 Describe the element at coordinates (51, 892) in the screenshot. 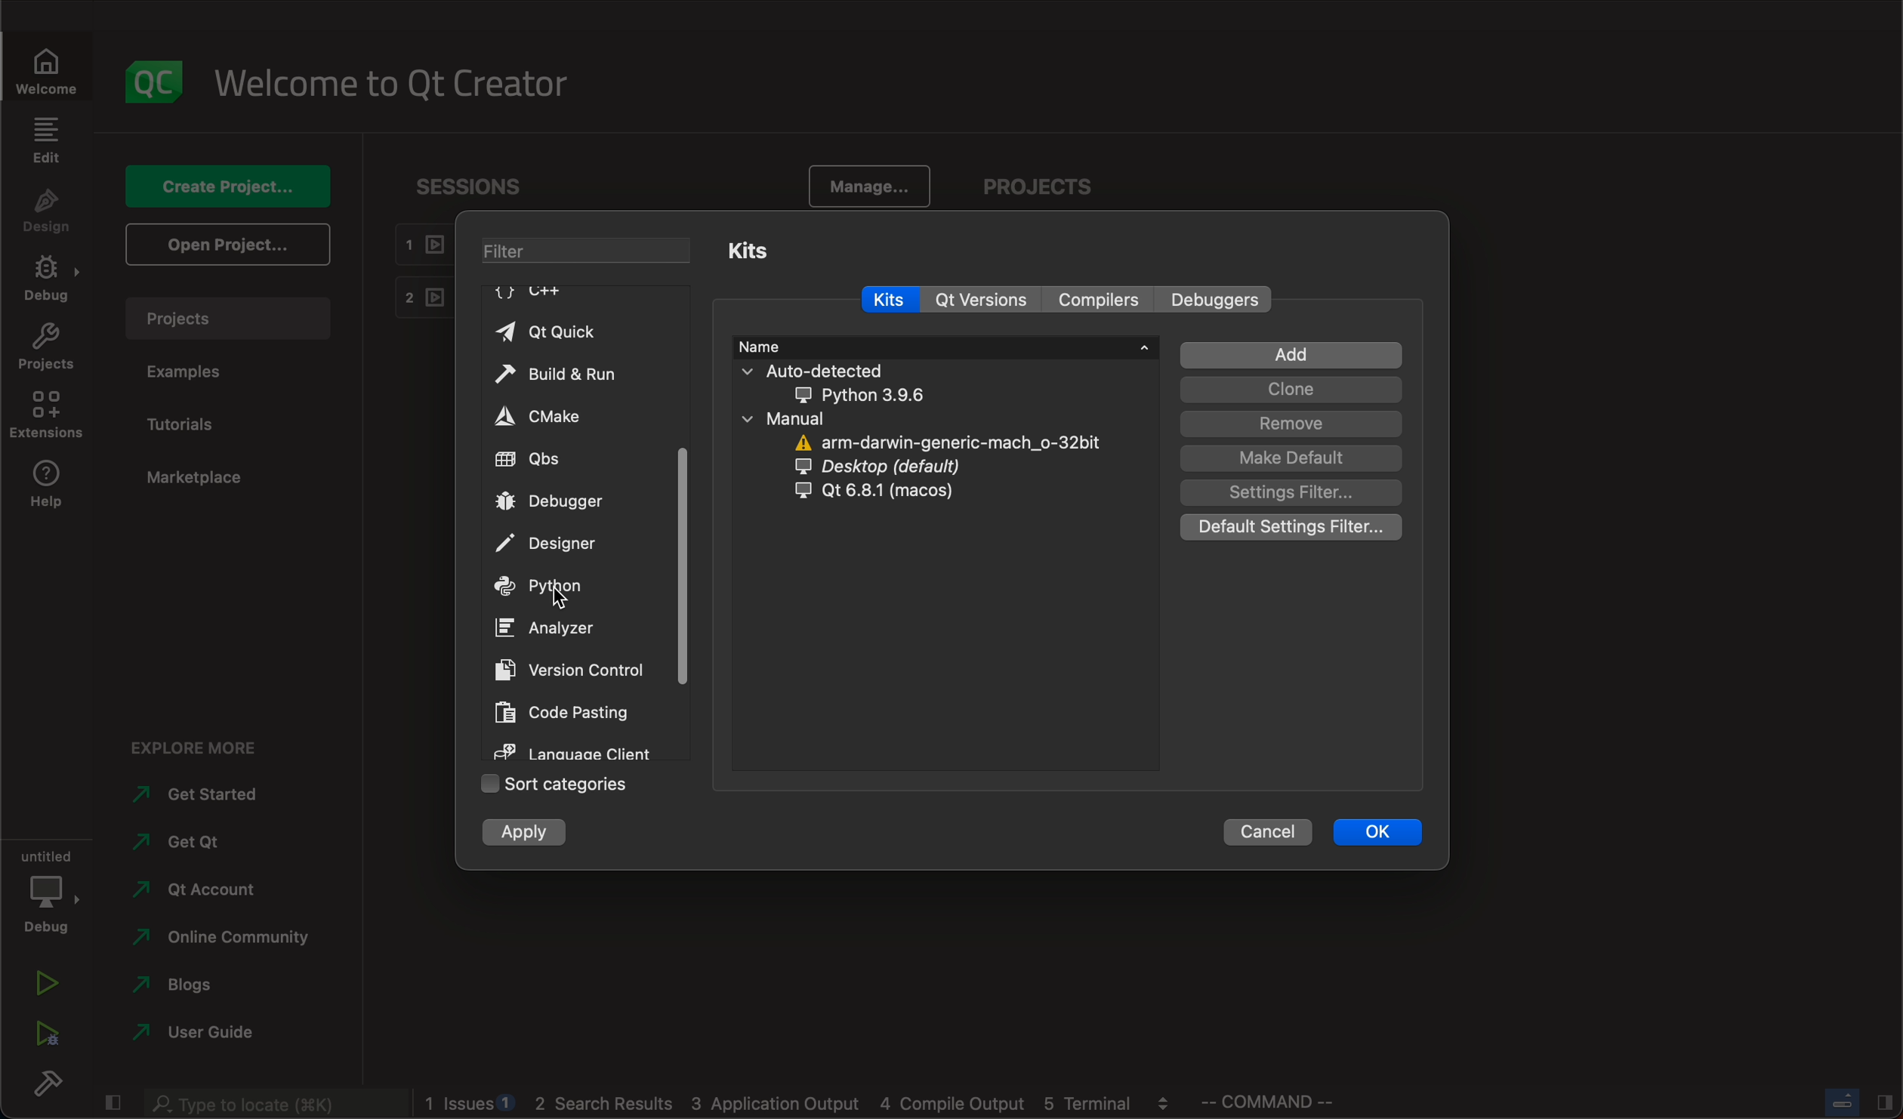

I see `debug` at that location.